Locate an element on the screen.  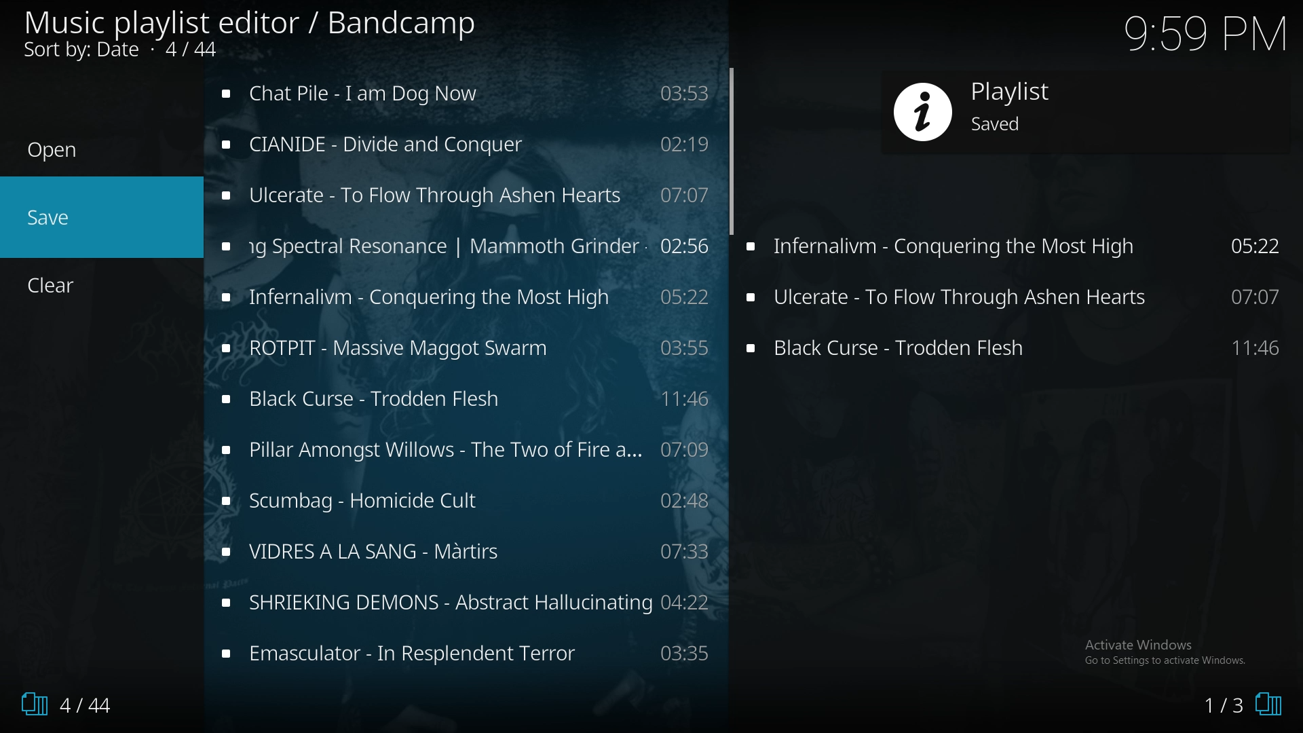
music is located at coordinates (461, 298).